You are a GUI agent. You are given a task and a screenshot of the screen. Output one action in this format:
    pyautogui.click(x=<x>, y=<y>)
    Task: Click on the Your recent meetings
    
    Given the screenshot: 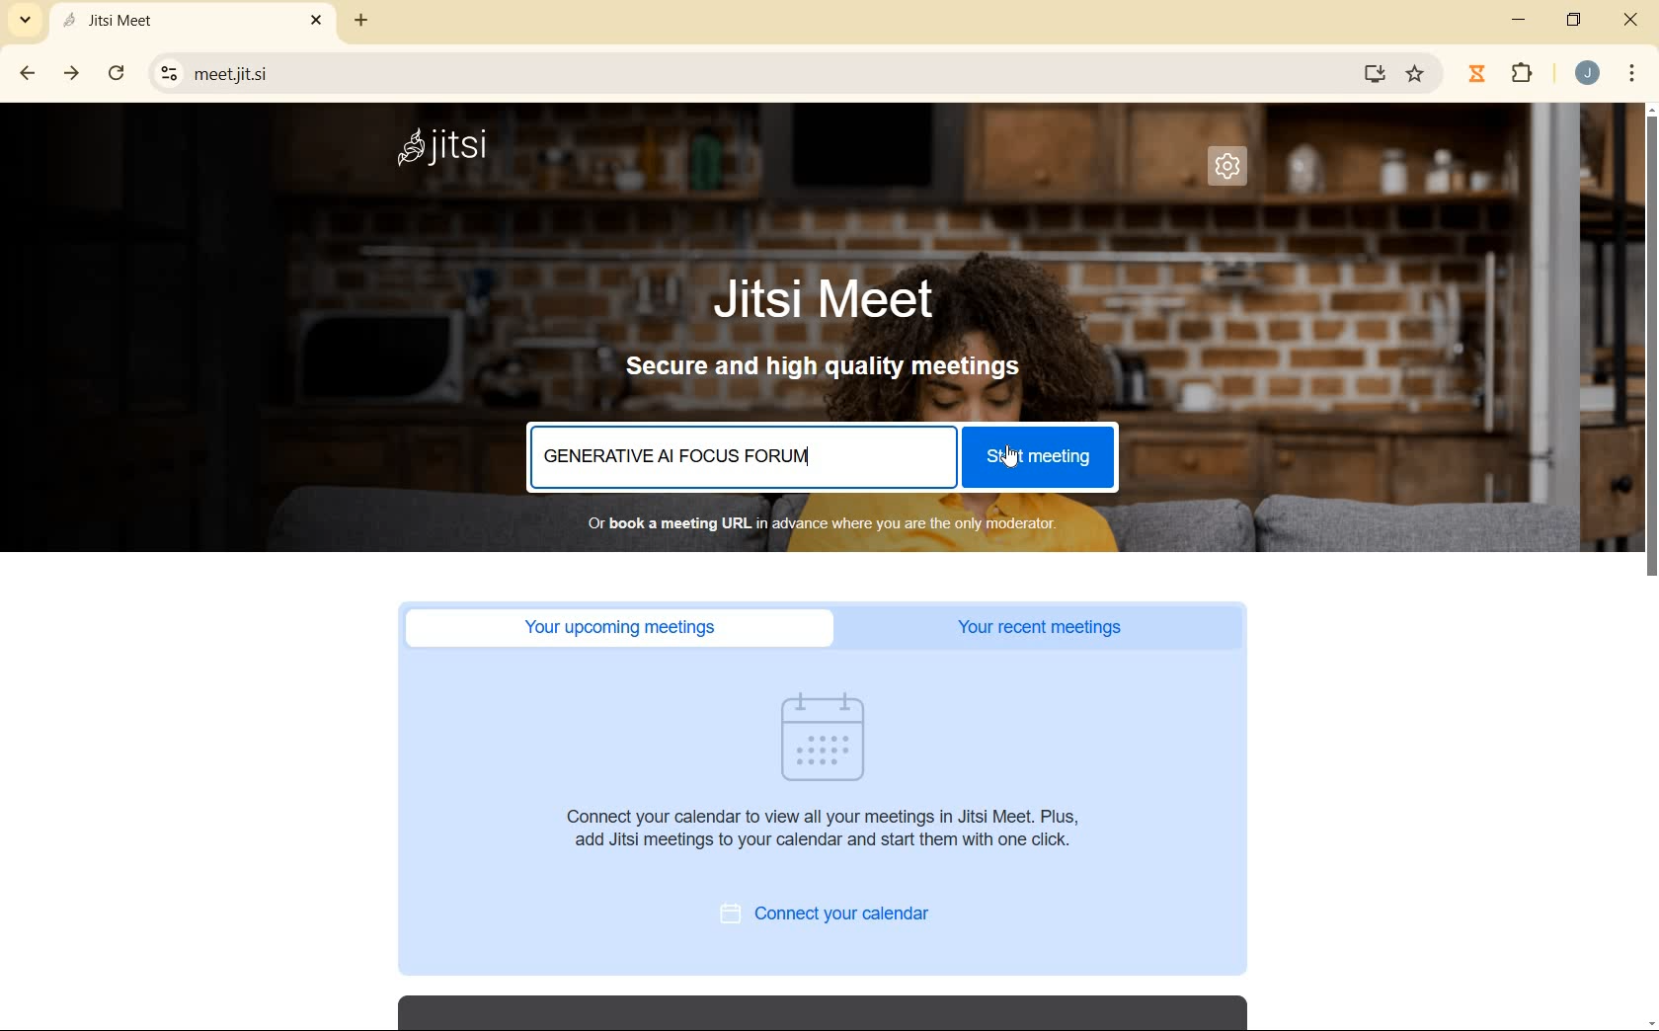 What is the action you would take?
    pyautogui.click(x=1050, y=628)
    